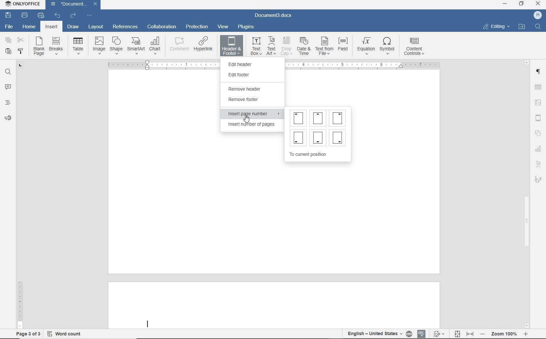 Image resolution: width=546 pixels, height=339 pixels. What do you see at coordinates (52, 28) in the screenshot?
I see `INSERT` at bounding box center [52, 28].